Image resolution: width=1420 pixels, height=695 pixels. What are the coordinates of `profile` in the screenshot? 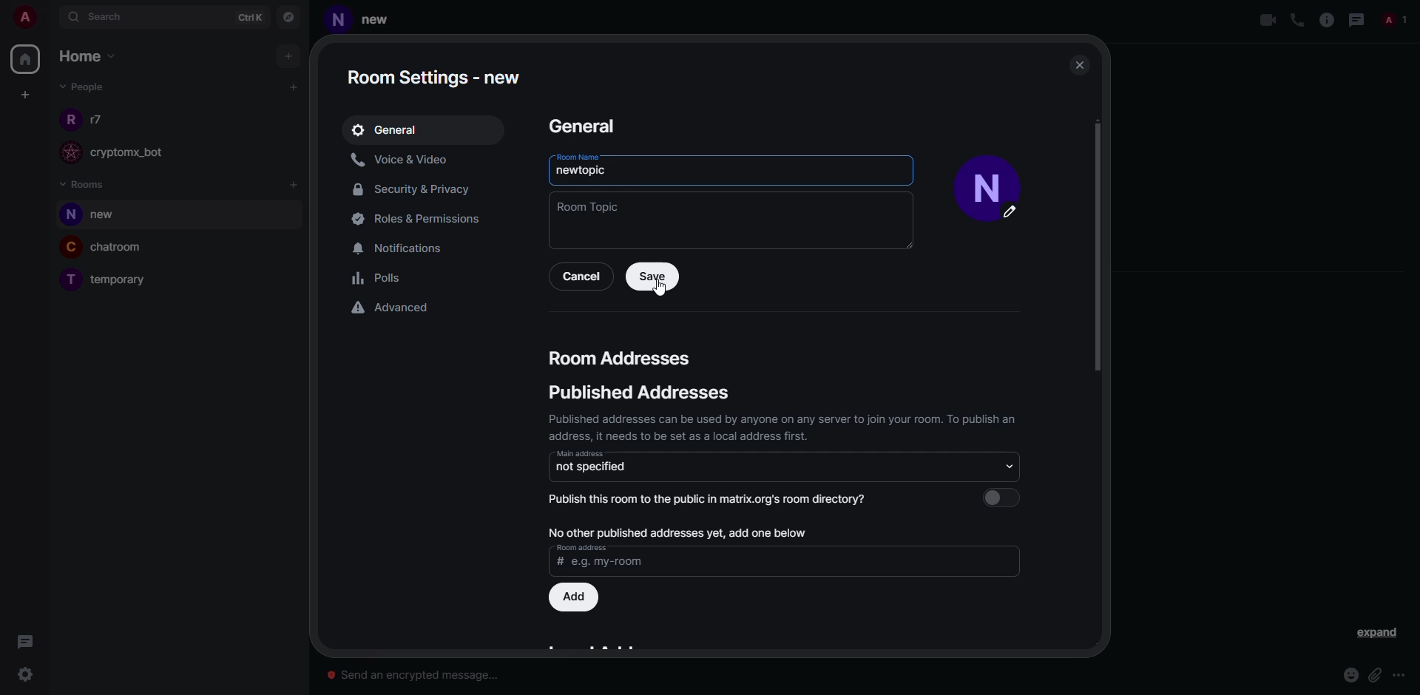 It's located at (338, 22).